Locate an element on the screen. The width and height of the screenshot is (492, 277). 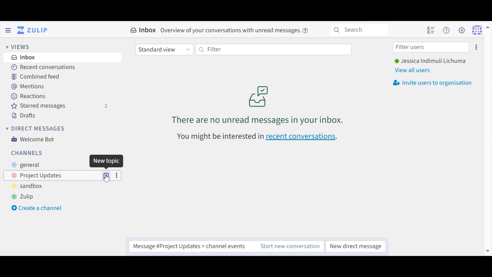
View all users is located at coordinates (414, 70).